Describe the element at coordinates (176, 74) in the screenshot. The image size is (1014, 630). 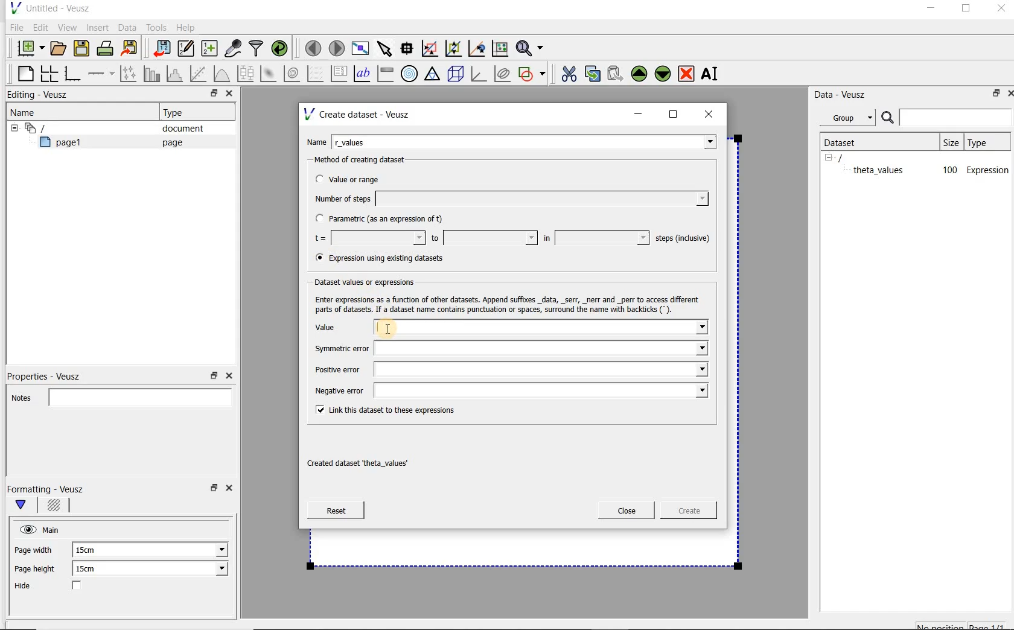
I see `histogram of a dataset` at that location.